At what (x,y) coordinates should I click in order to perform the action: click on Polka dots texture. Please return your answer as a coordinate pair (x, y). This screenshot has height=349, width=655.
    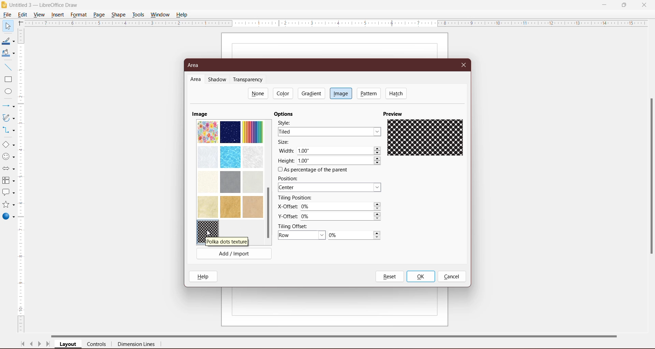
    Looking at the image, I should click on (209, 229).